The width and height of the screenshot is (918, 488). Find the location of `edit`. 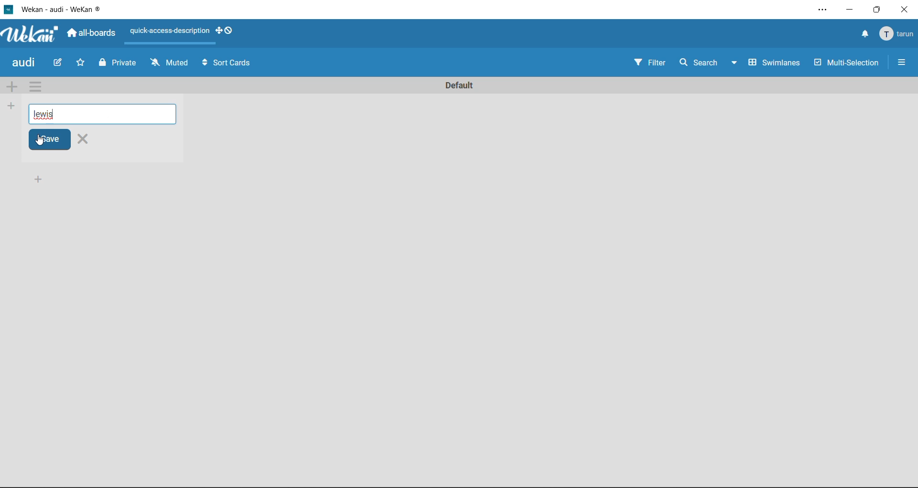

edit is located at coordinates (59, 64).